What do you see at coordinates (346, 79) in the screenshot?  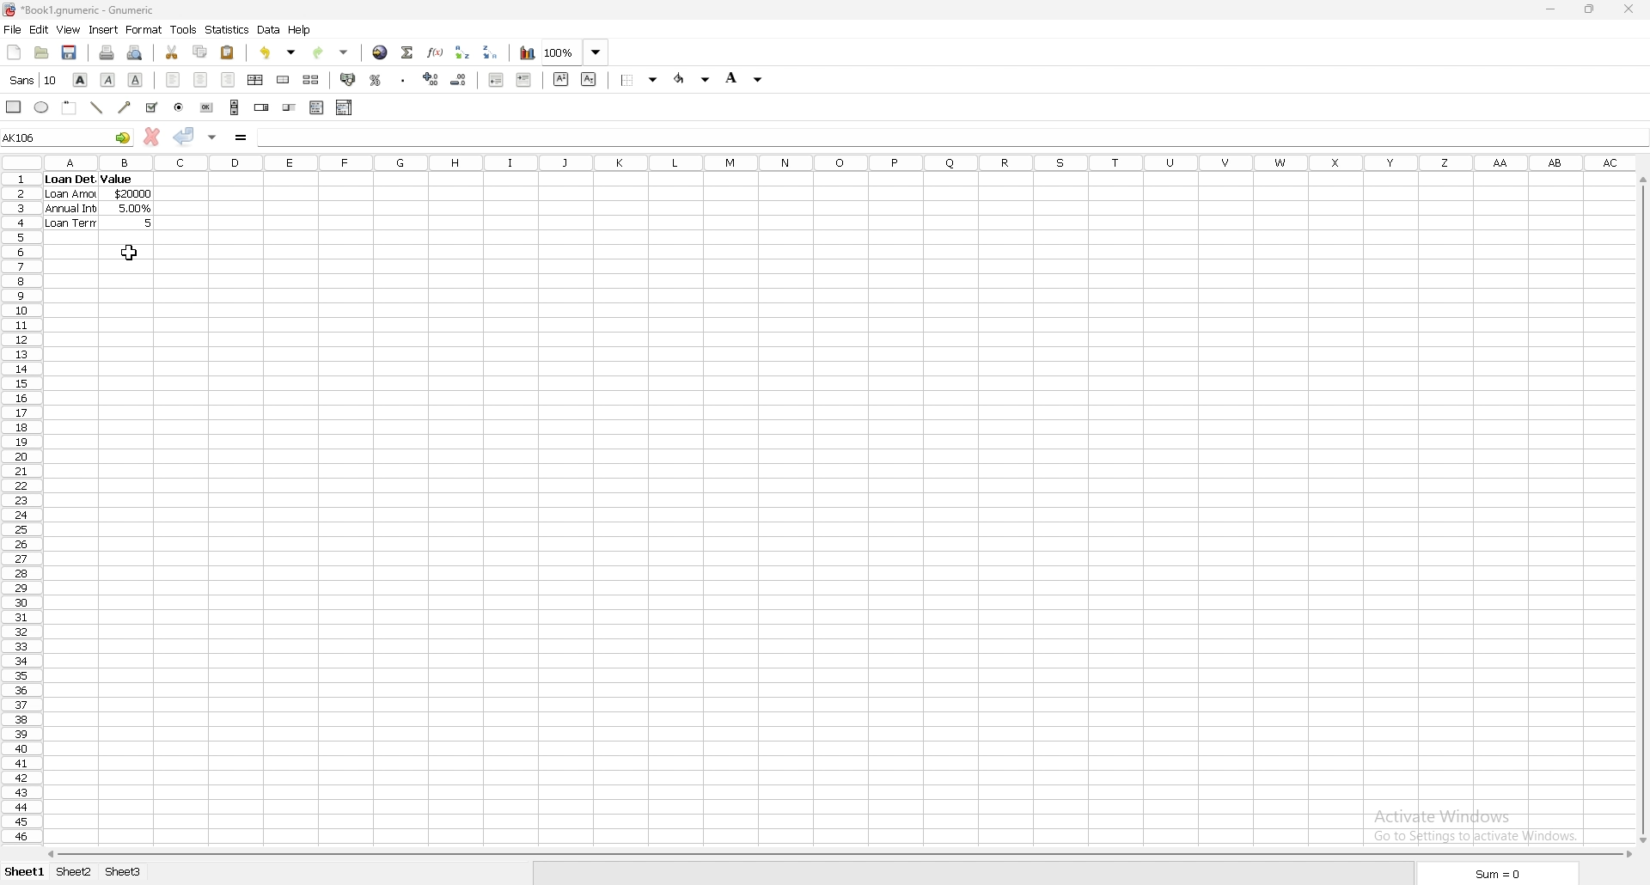 I see `accounting` at bounding box center [346, 79].